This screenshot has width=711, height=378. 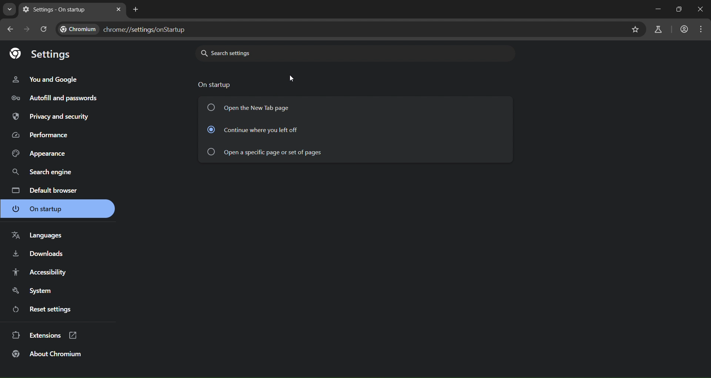 I want to click on close tab, so click(x=119, y=10).